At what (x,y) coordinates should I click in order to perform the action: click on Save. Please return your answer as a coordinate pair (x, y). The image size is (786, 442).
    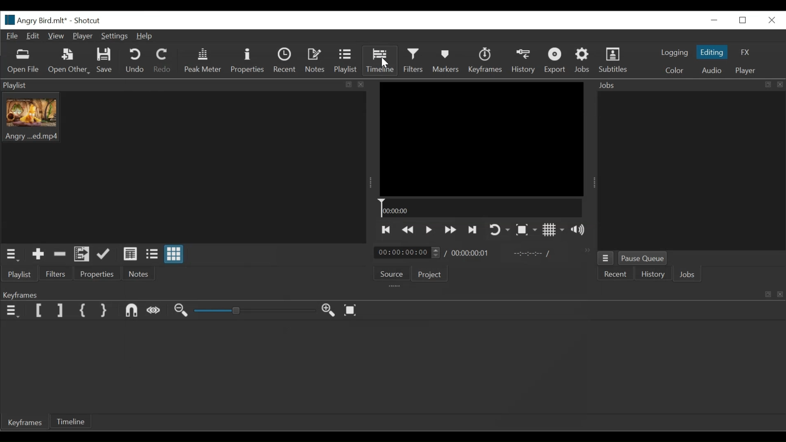
    Looking at the image, I should click on (106, 60).